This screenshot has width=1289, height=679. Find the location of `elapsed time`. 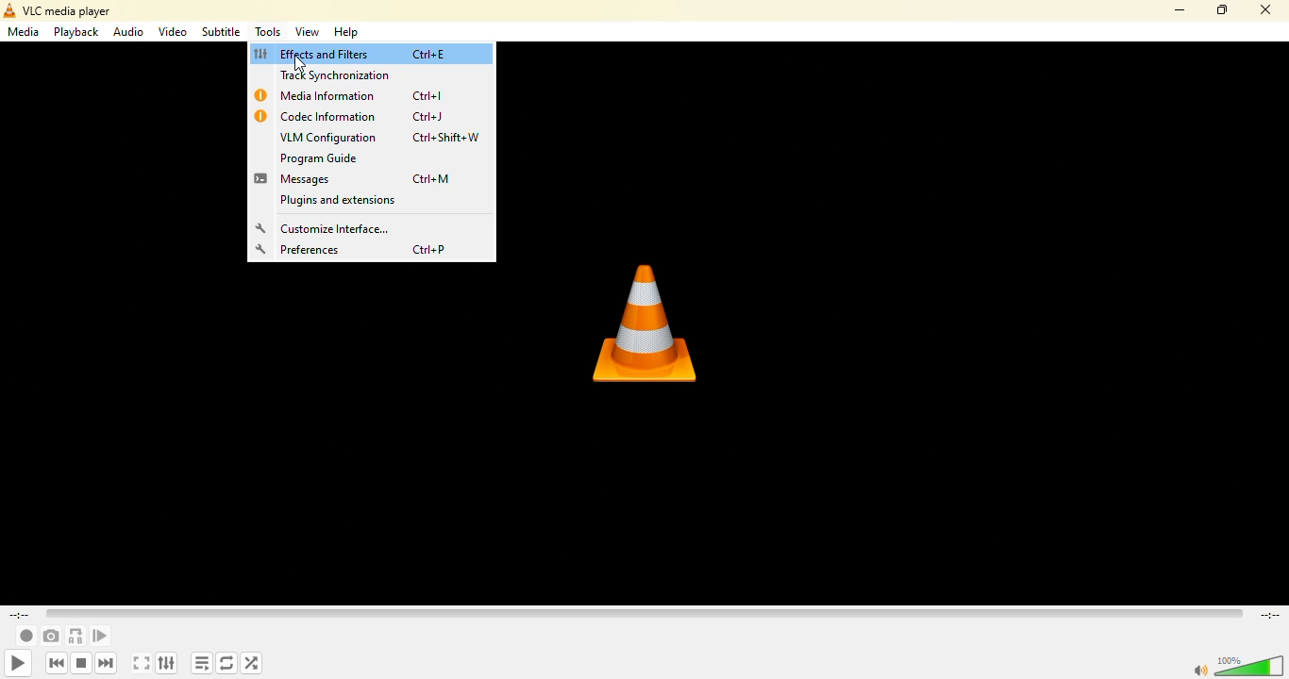

elapsed time is located at coordinates (23, 614).